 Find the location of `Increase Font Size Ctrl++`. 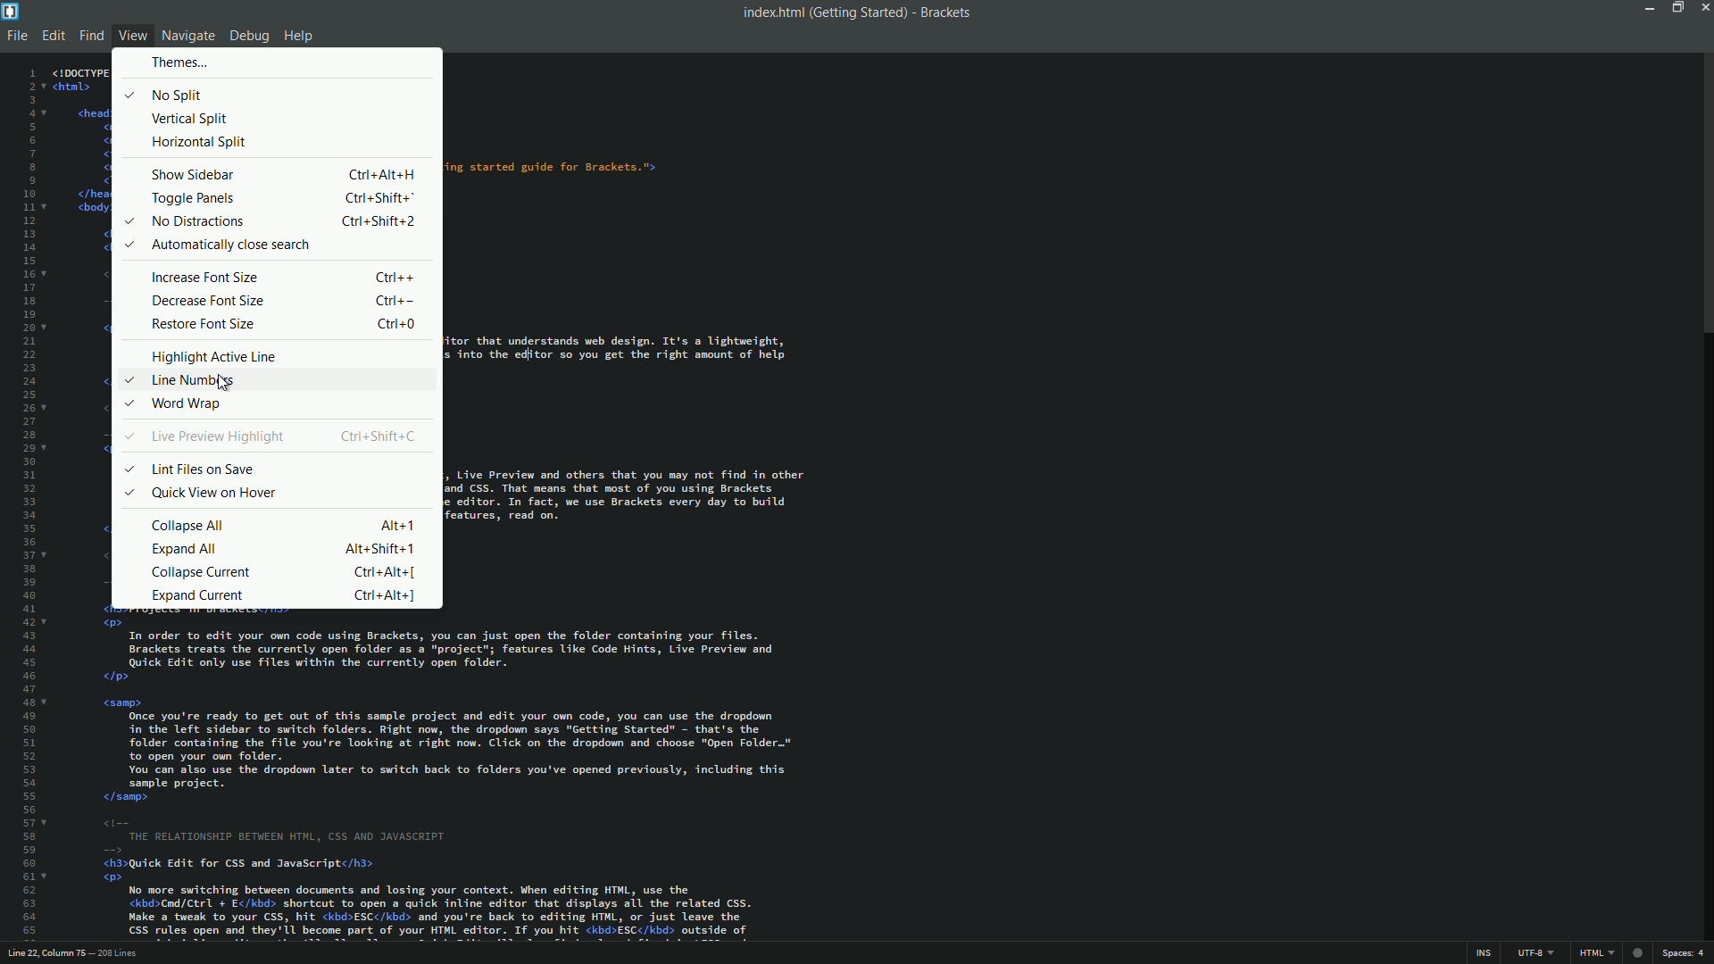

Increase Font Size Ctrl++ is located at coordinates (282, 276).